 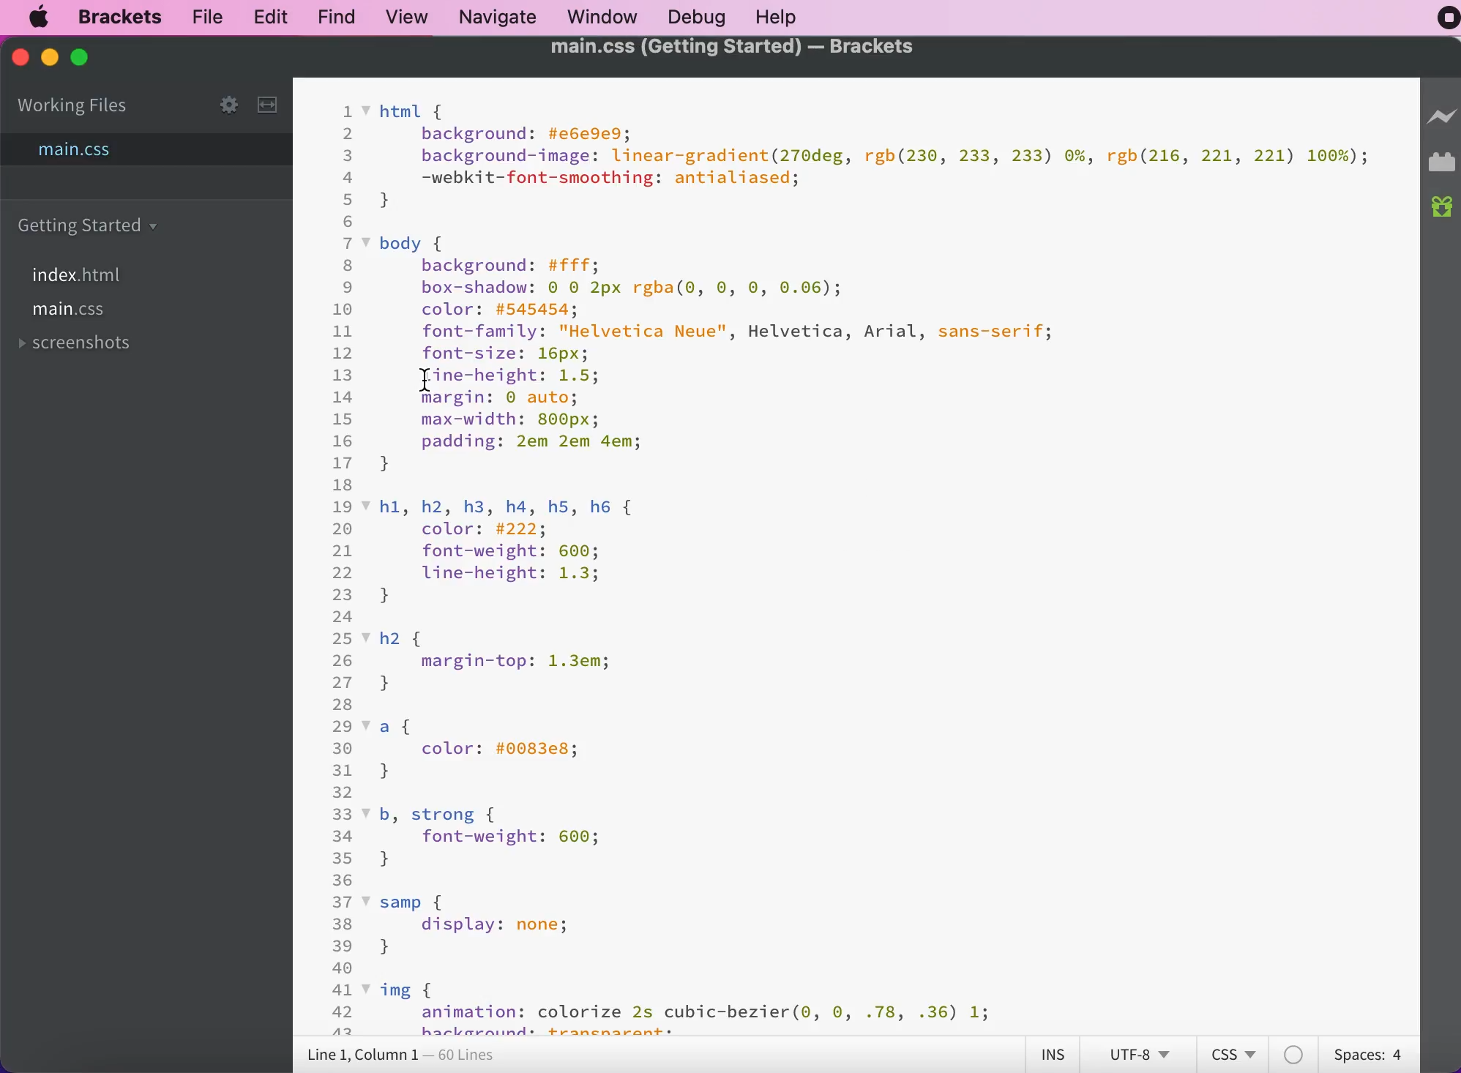 I want to click on index.html, so click(x=96, y=274).